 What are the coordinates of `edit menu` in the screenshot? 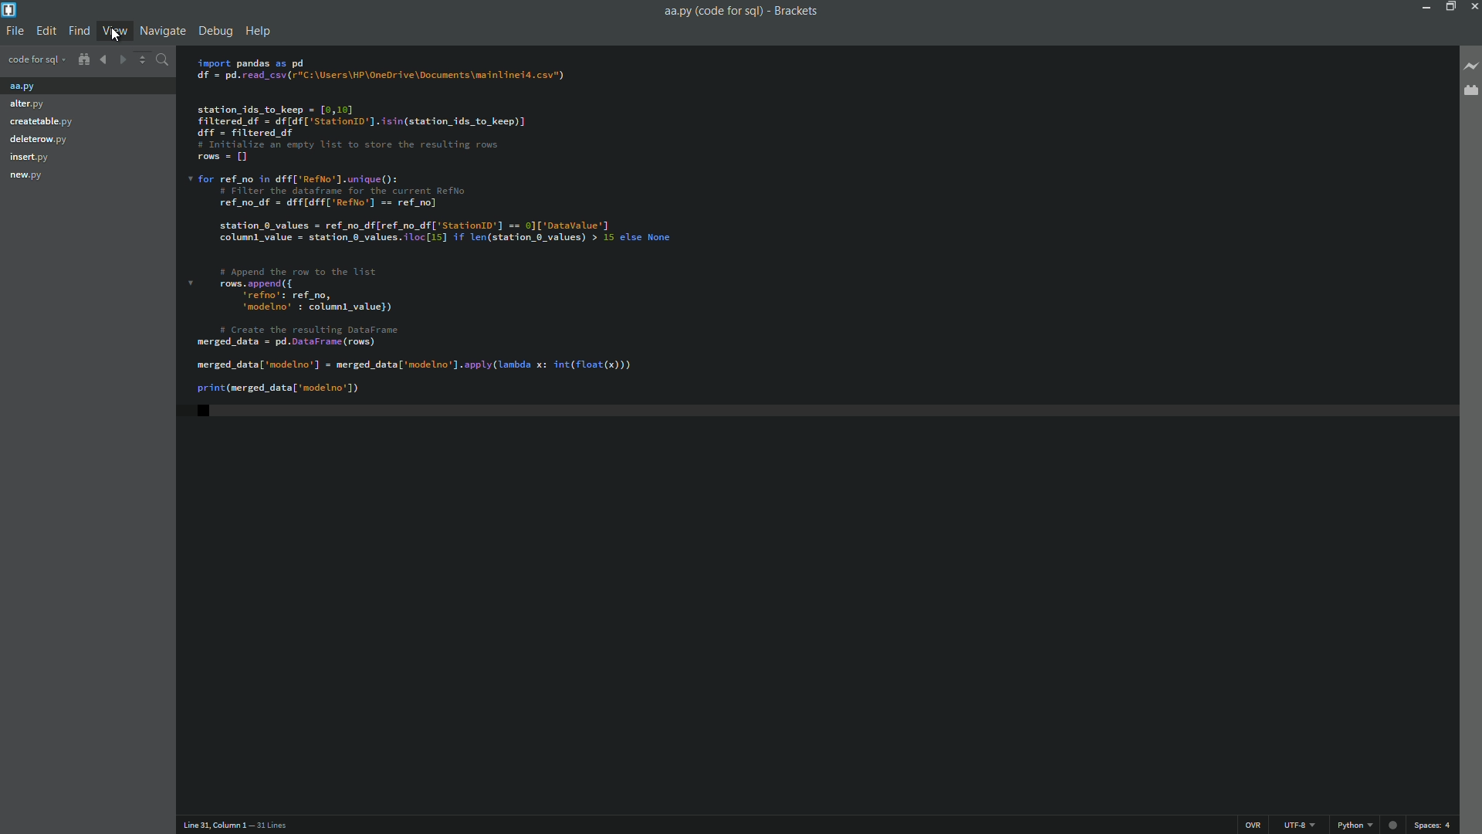 It's located at (46, 30).